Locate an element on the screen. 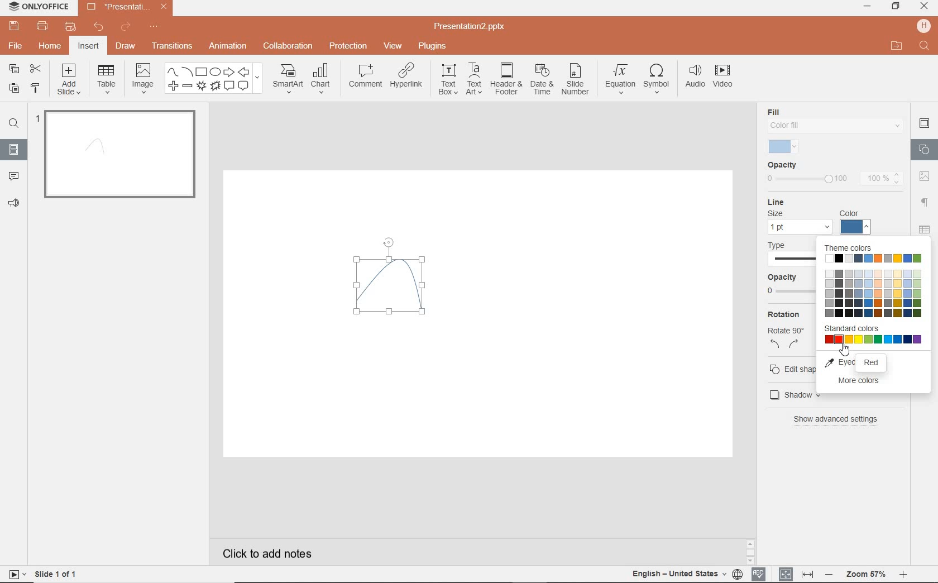 The height and width of the screenshot is (583, 938). show advanced settings is located at coordinates (839, 420).